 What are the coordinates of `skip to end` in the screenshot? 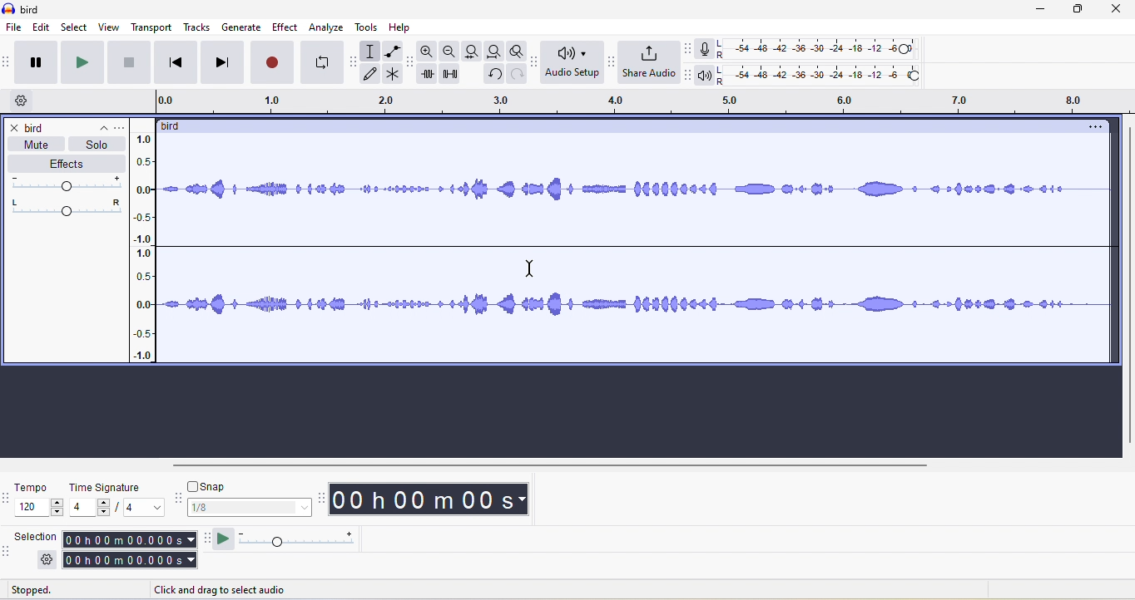 It's located at (223, 62).